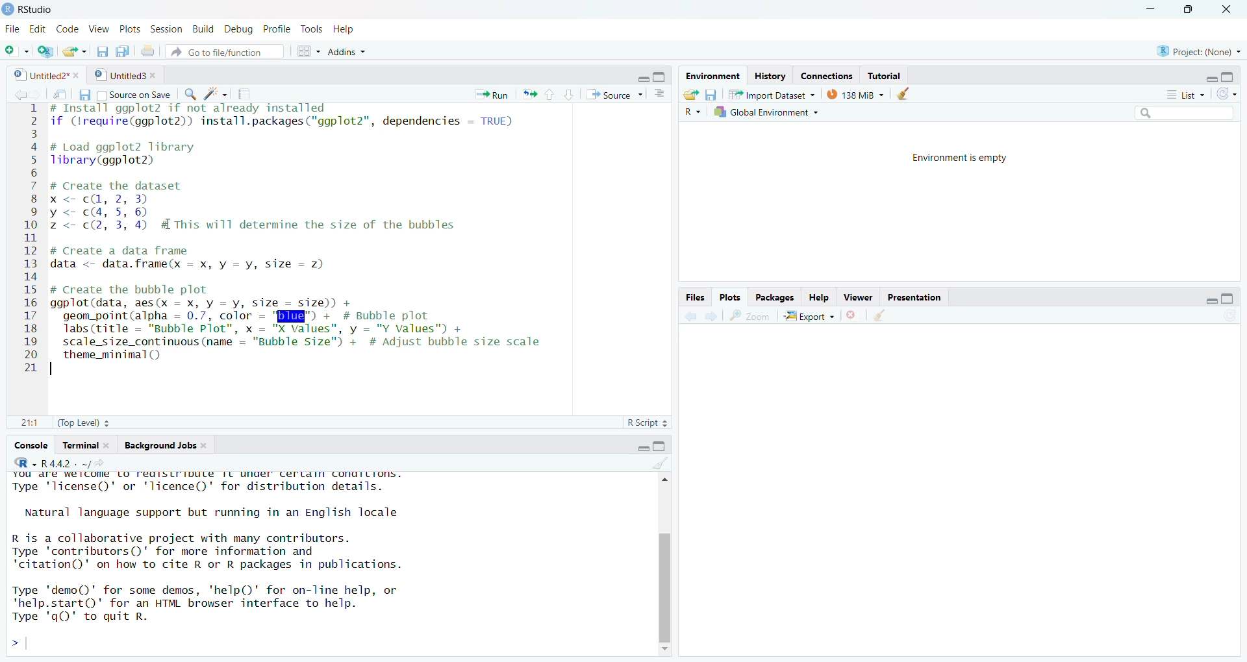 The height and width of the screenshot is (662, 1247). What do you see at coordinates (22, 423) in the screenshot?
I see `1:1` at bounding box center [22, 423].